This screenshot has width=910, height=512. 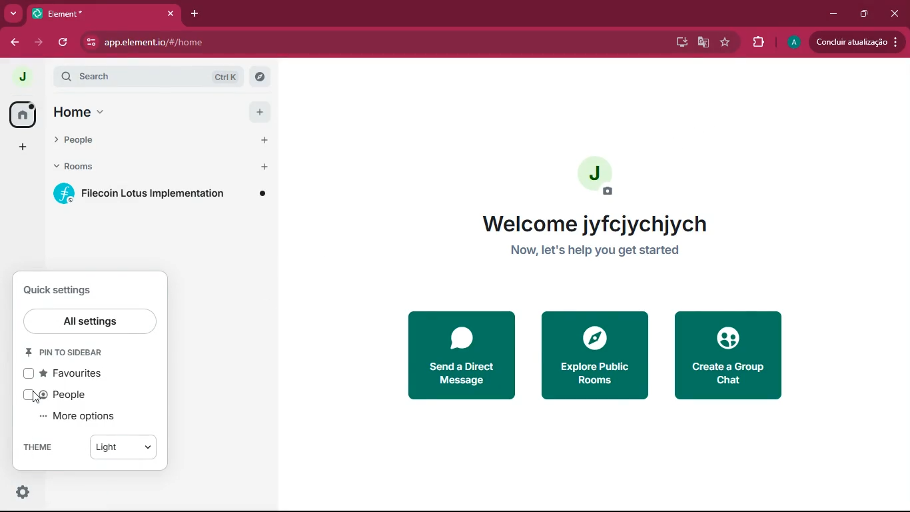 I want to click on create, so click(x=729, y=356).